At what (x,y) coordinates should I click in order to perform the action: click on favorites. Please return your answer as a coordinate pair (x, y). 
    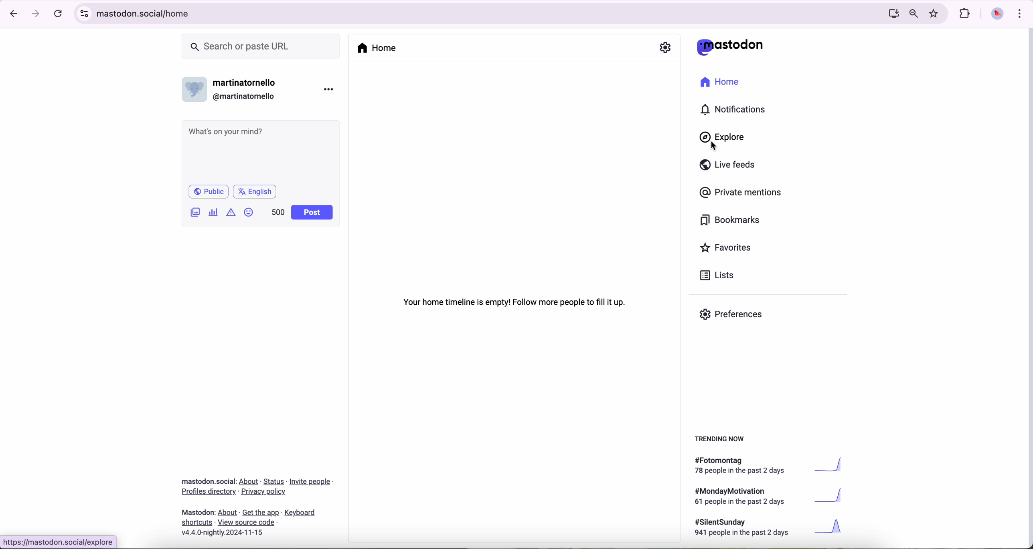
    Looking at the image, I should click on (936, 14).